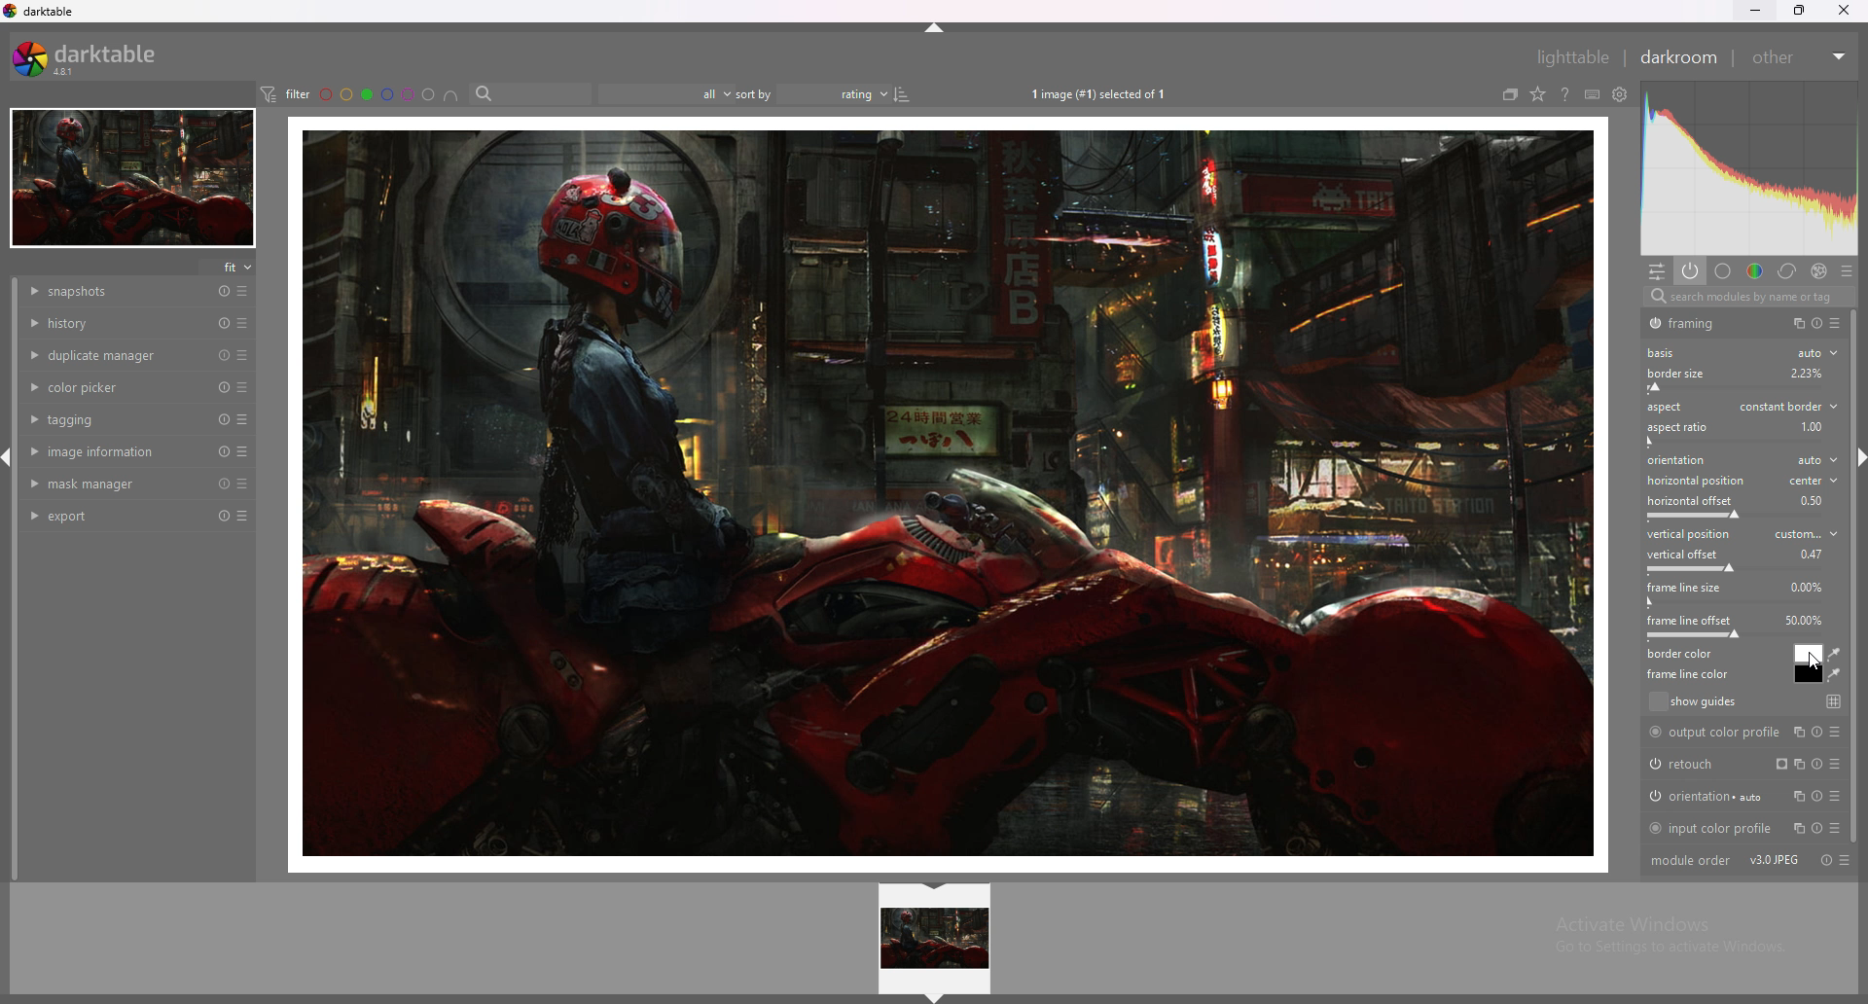 The height and width of the screenshot is (1004, 1868). Describe the element at coordinates (752, 93) in the screenshot. I see `sort by` at that location.